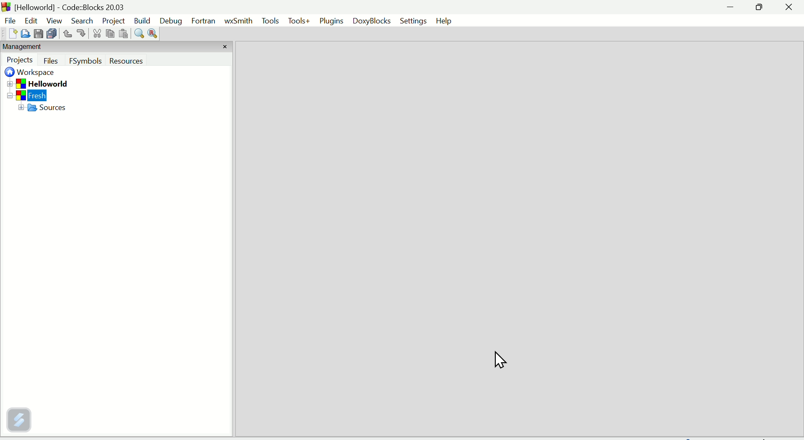 The width and height of the screenshot is (804, 440). Describe the element at coordinates (271, 22) in the screenshot. I see `` at that location.